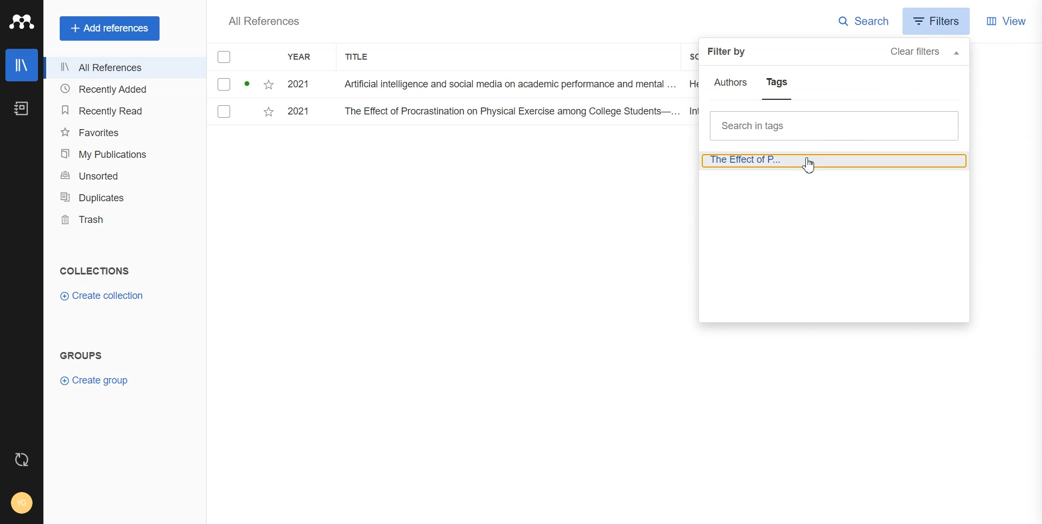 The width and height of the screenshot is (1042, 524). What do you see at coordinates (730, 84) in the screenshot?
I see `Authors` at bounding box center [730, 84].